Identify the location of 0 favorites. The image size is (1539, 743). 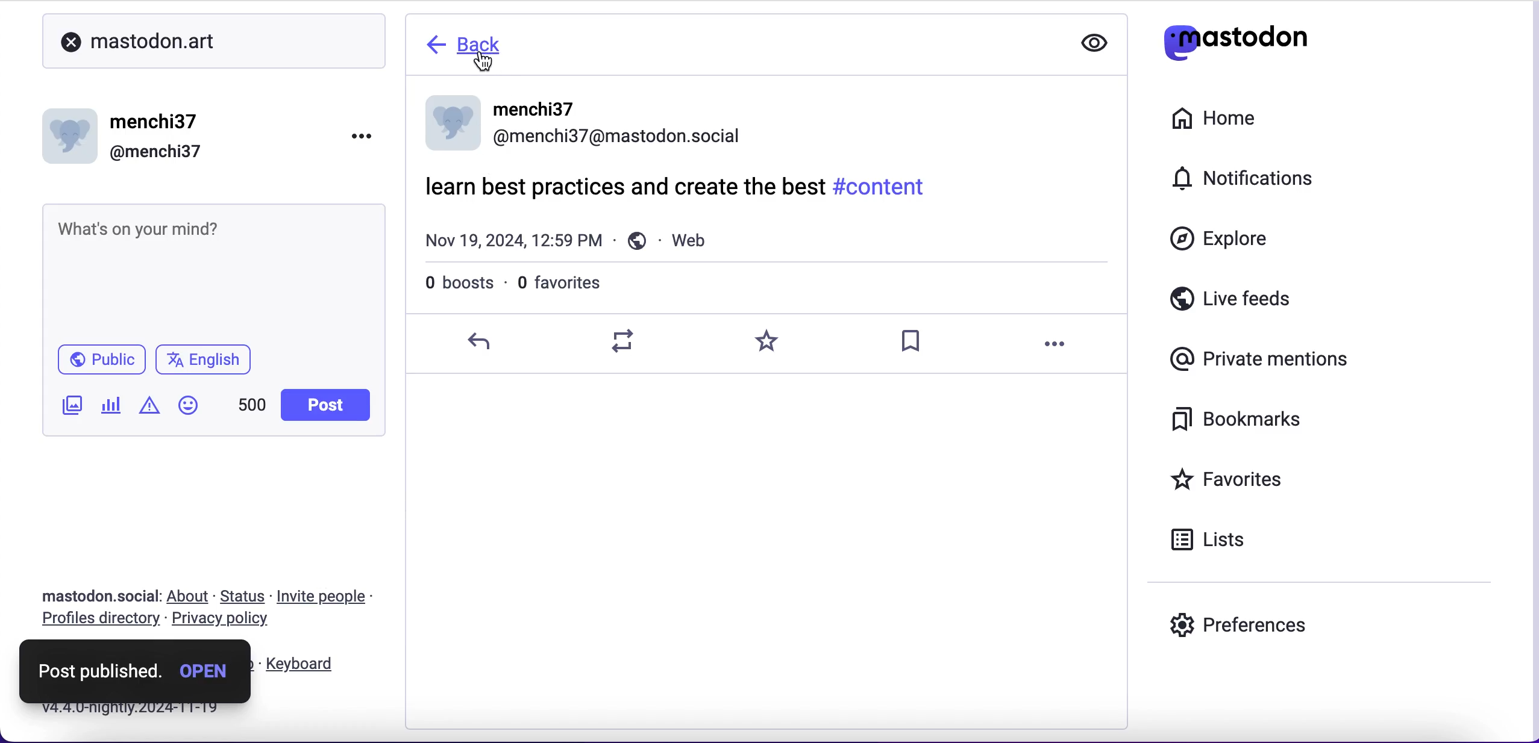
(562, 280).